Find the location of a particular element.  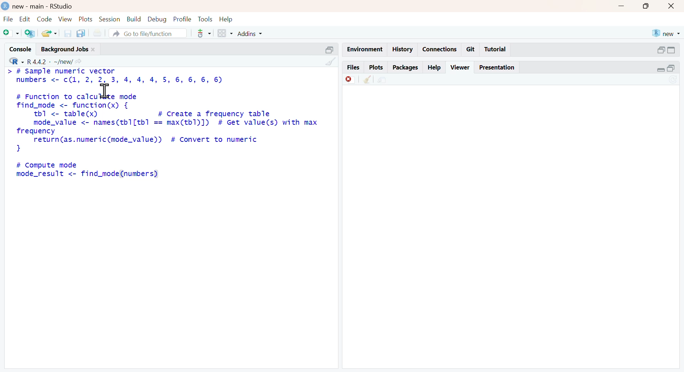

presentation is located at coordinates (497, 67).